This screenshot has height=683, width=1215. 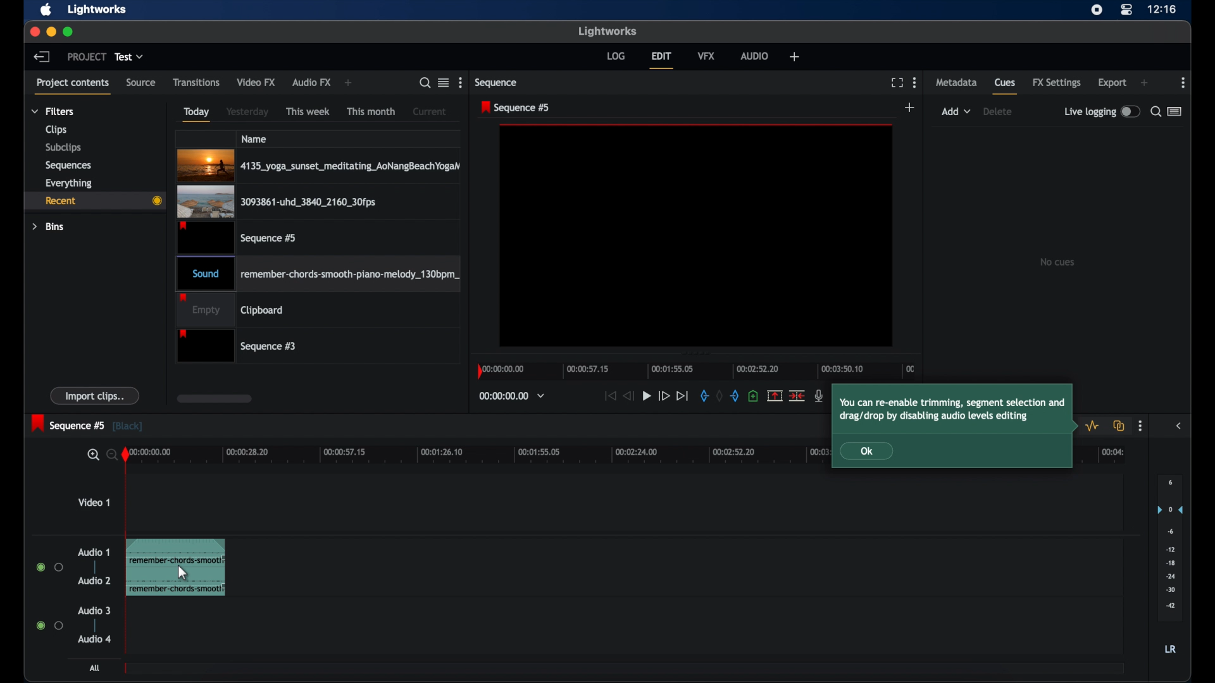 What do you see at coordinates (1169, 546) in the screenshot?
I see `audio output levels` at bounding box center [1169, 546].